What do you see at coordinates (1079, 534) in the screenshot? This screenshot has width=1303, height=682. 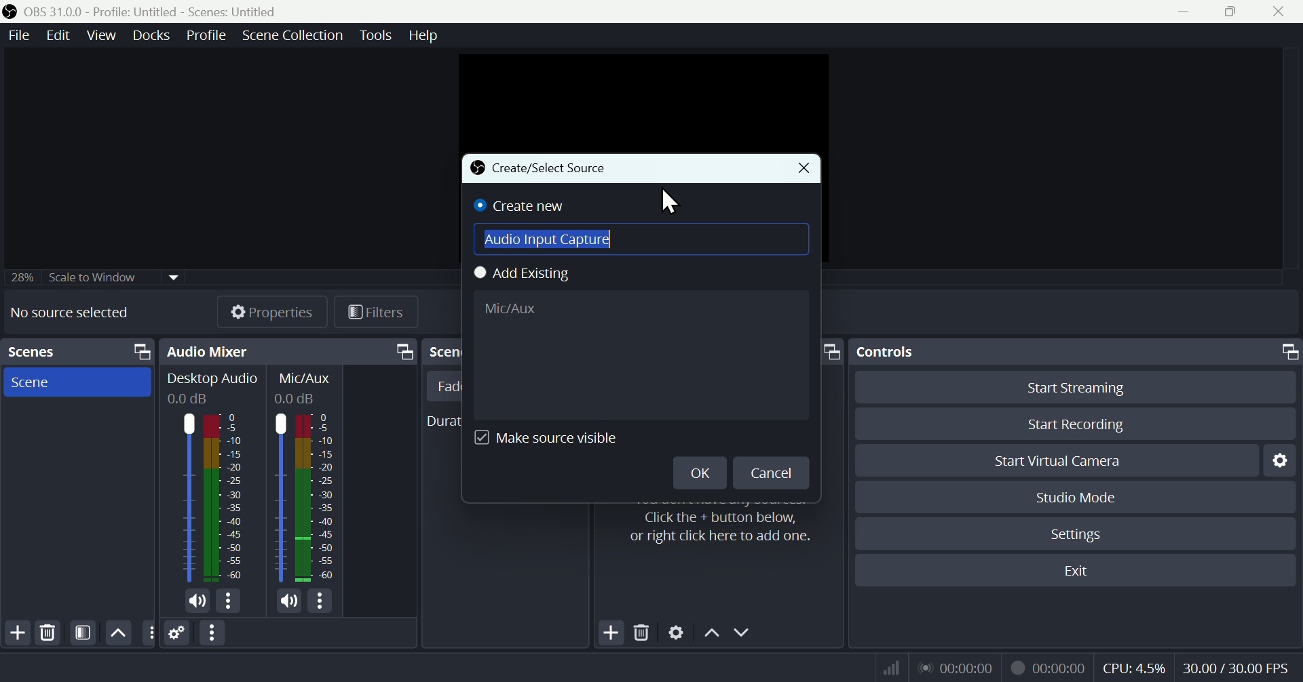 I see `Settings` at bounding box center [1079, 534].